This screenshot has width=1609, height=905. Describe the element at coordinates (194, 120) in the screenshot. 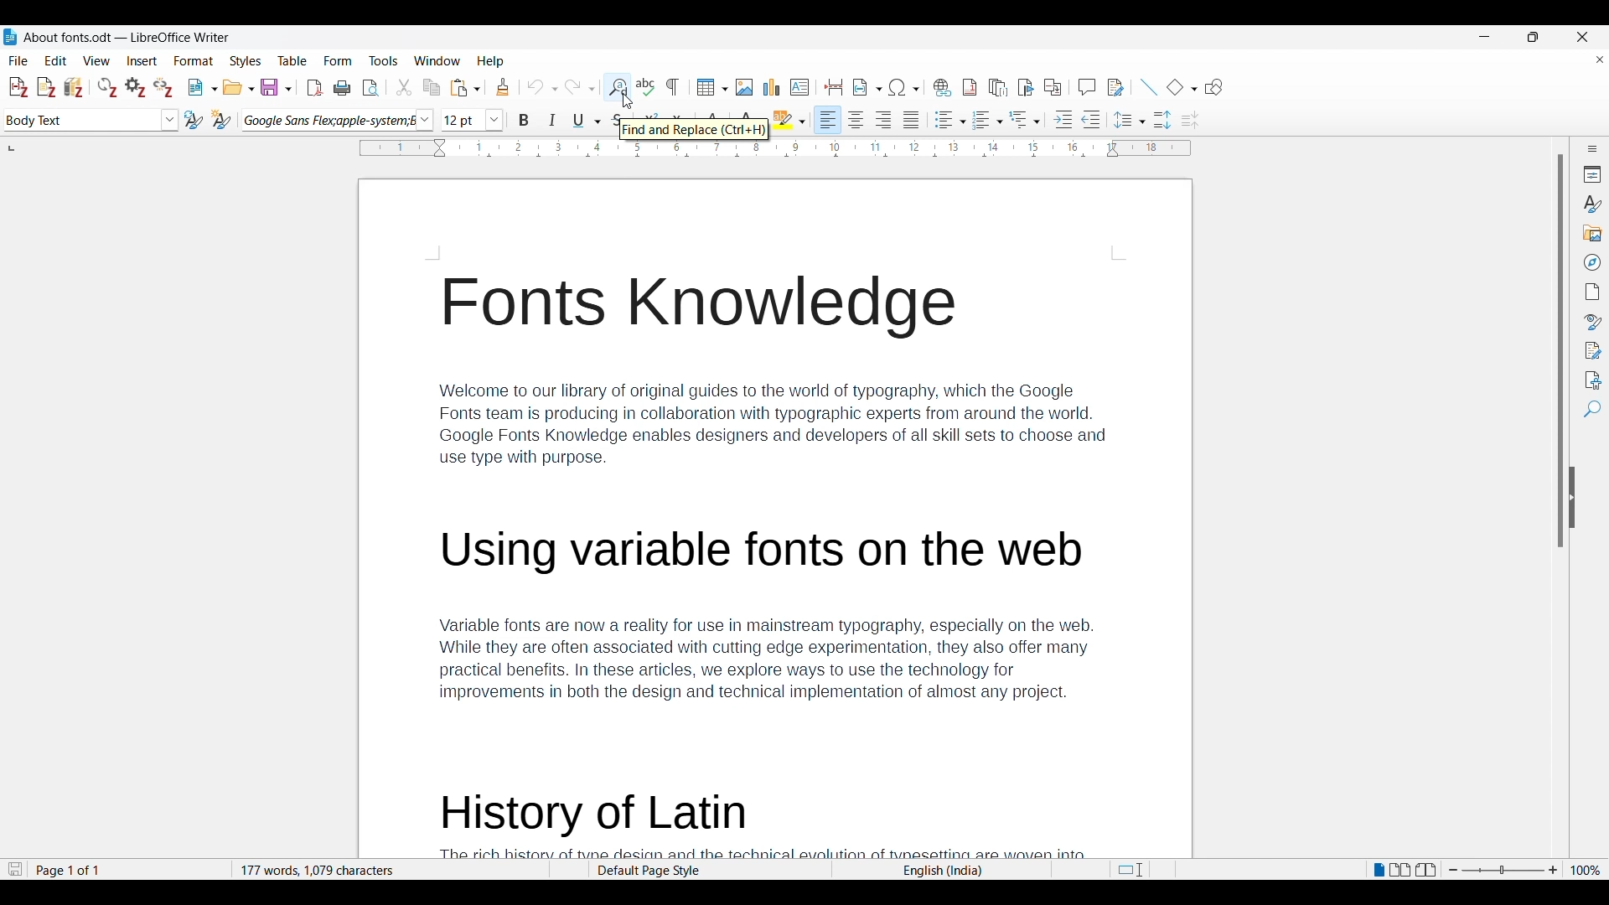

I see `Update selected style` at that location.